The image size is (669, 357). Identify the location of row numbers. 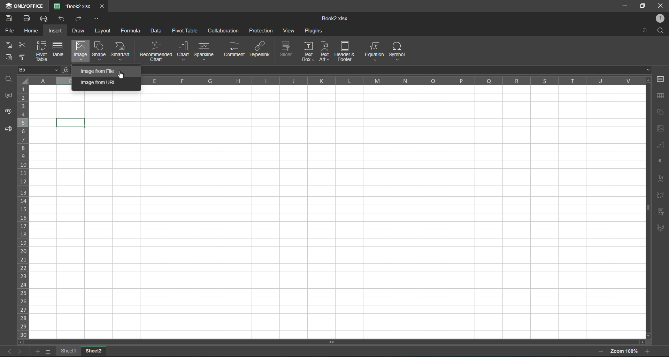
(24, 212).